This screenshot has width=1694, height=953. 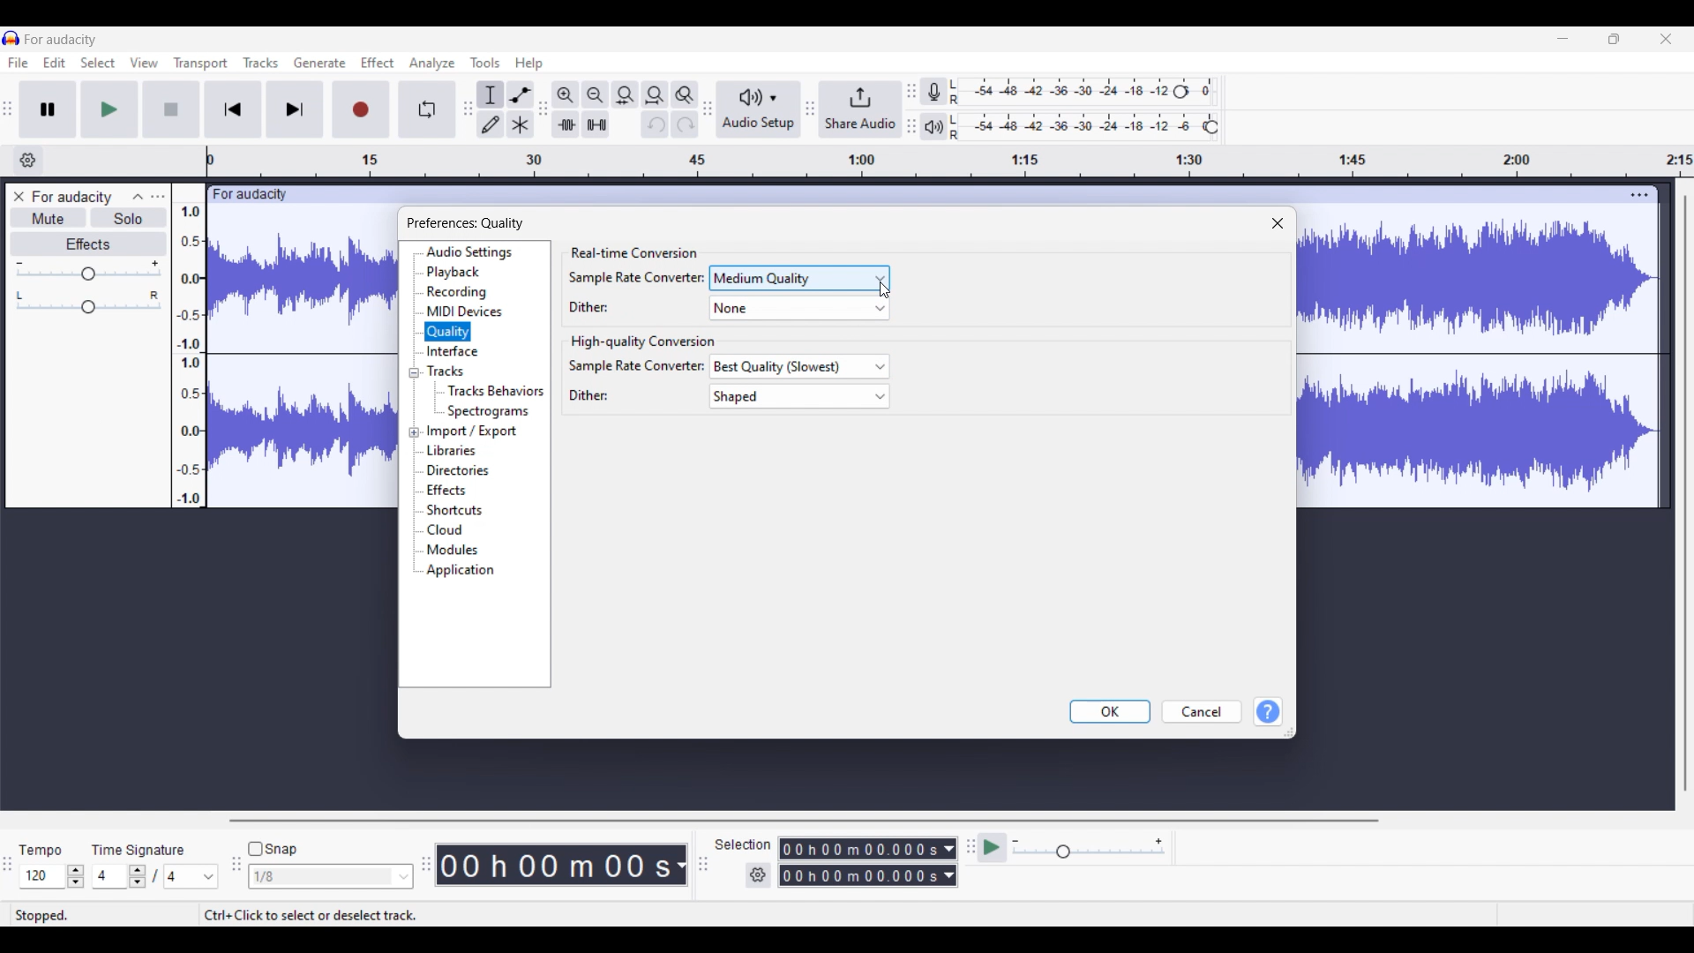 What do you see at coordinates (75, 876) in the screenshot?
I see `Increase/Decrease Tempo` at bounding box center [75, 876].